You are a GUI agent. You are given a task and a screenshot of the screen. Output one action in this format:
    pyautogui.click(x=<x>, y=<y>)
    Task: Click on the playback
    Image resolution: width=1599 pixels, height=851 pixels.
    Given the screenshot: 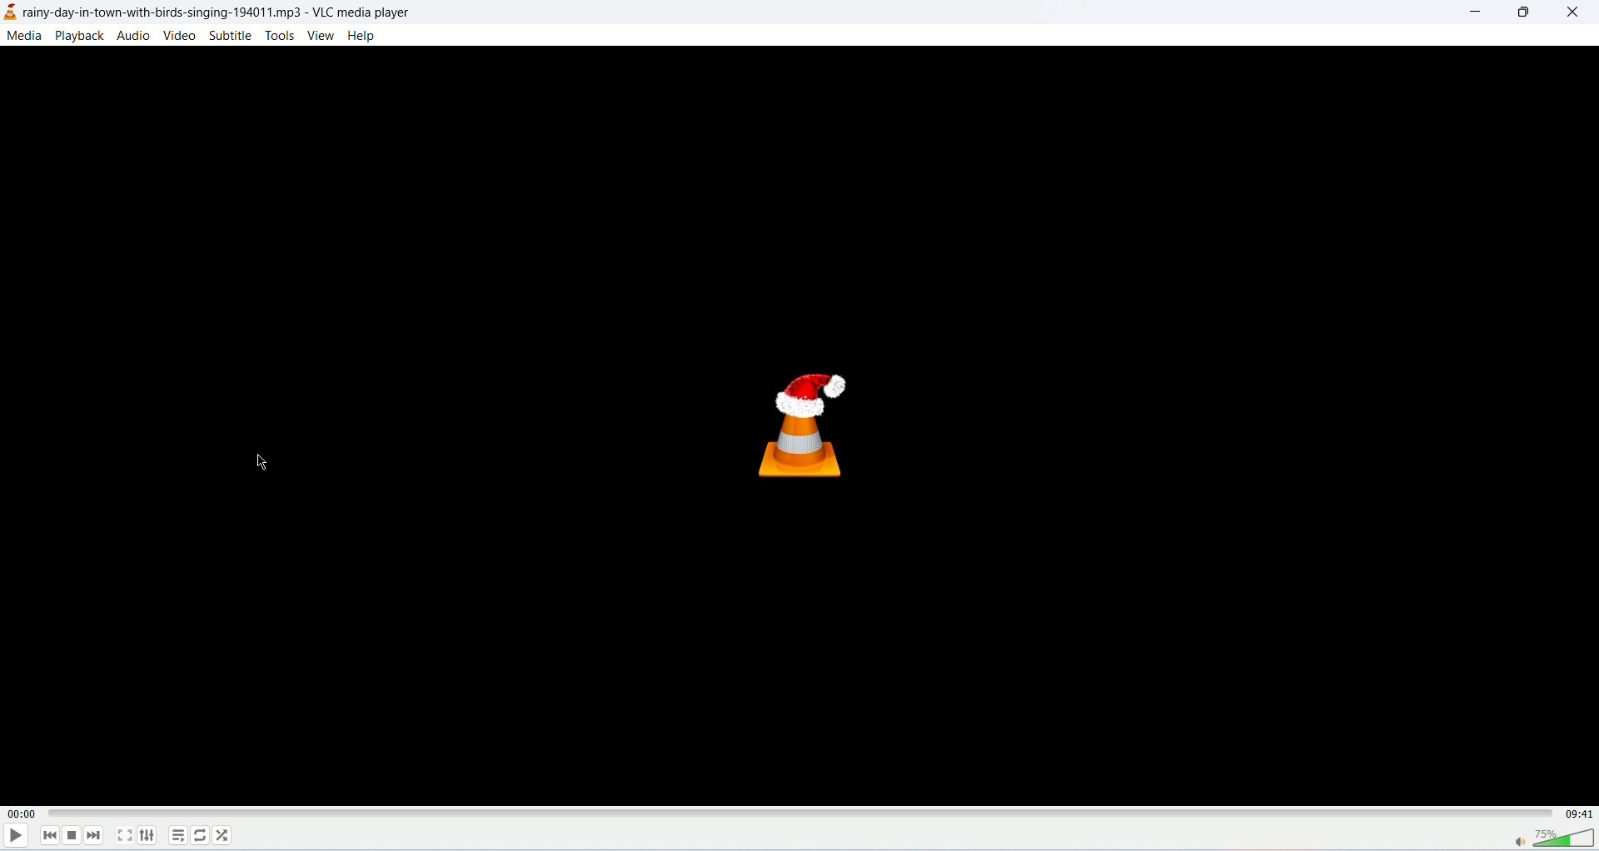 What is the action you would take?
    pyautogui.click(x=79, y=36)
    